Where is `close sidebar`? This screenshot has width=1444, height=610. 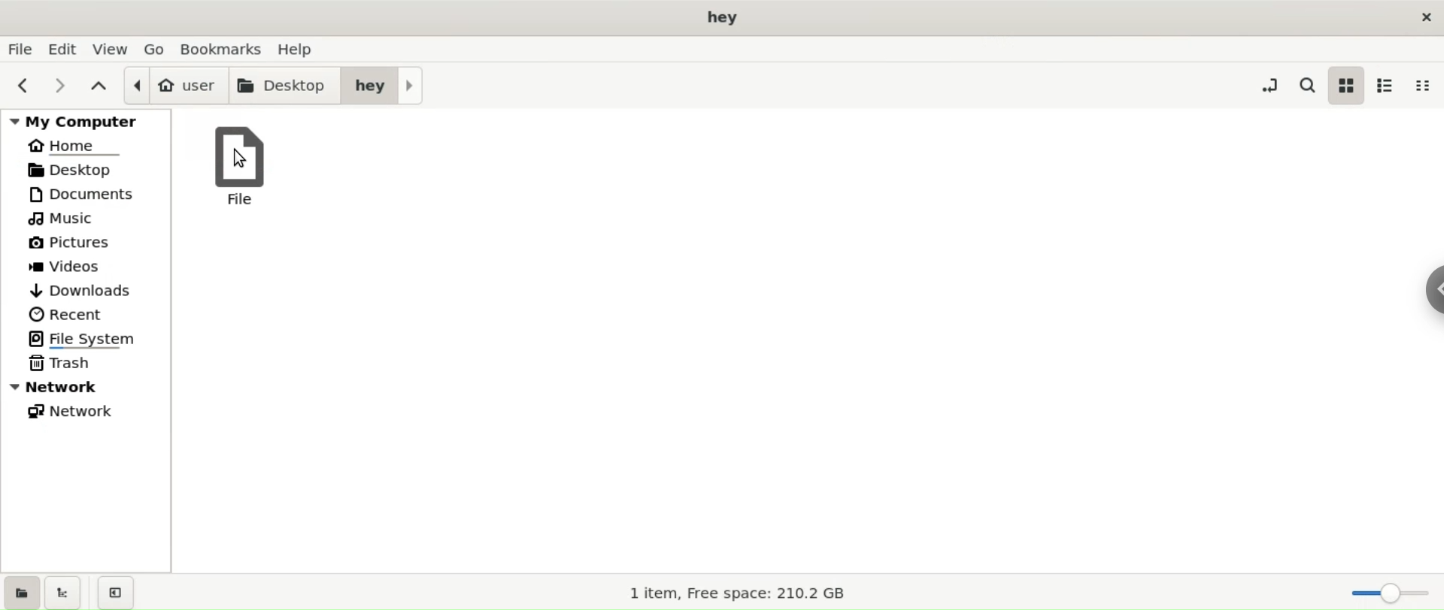
close sidebar is located at coordinates (113, 591).